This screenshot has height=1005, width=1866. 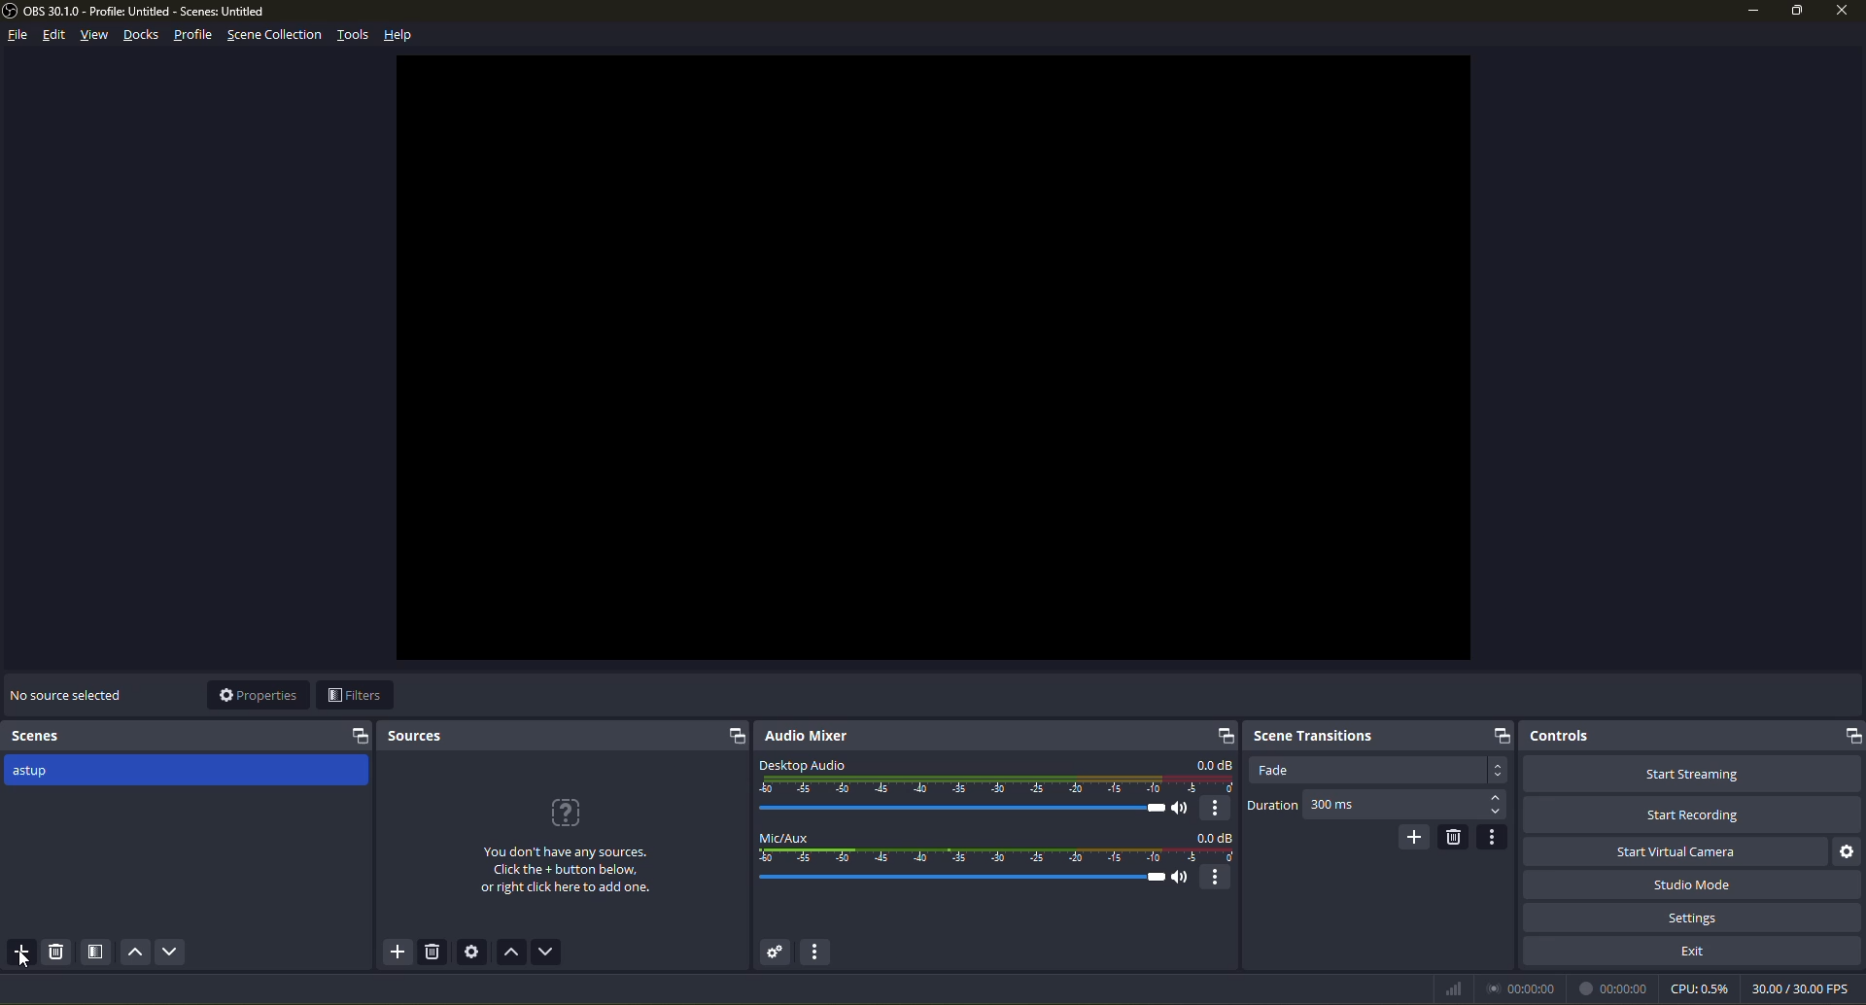 I want to click on open scene filters, so click(x=97, y=952).